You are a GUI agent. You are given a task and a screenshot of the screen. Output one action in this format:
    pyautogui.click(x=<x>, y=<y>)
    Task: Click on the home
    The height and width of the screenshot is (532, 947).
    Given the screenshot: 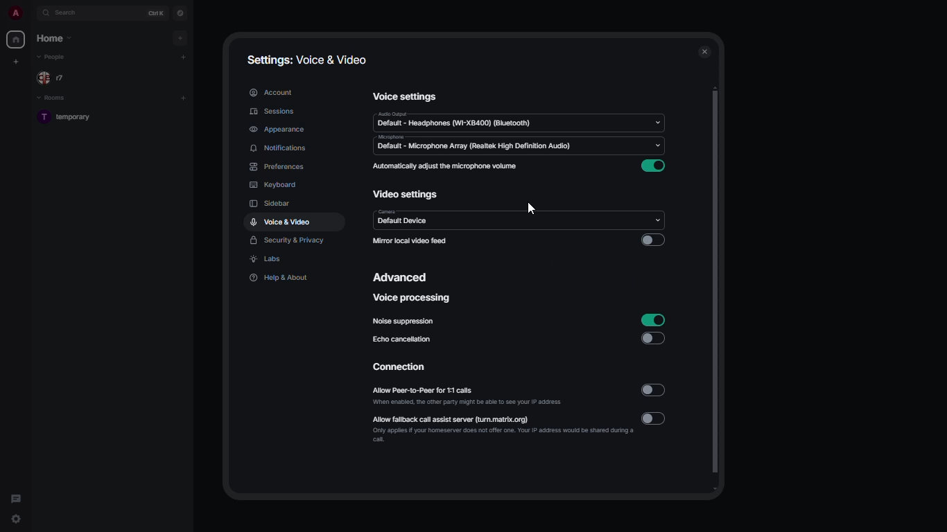 What is the action you would take?
    pyautogui.click(x=15, y=39)
    